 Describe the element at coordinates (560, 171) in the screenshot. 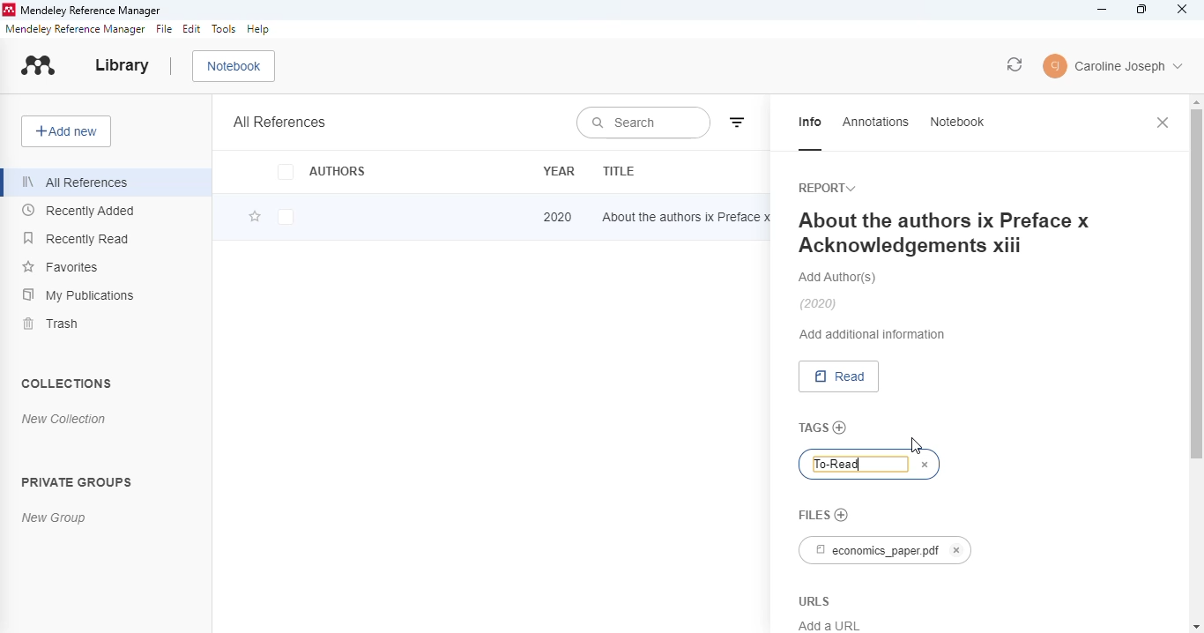

I see `year` at that location.